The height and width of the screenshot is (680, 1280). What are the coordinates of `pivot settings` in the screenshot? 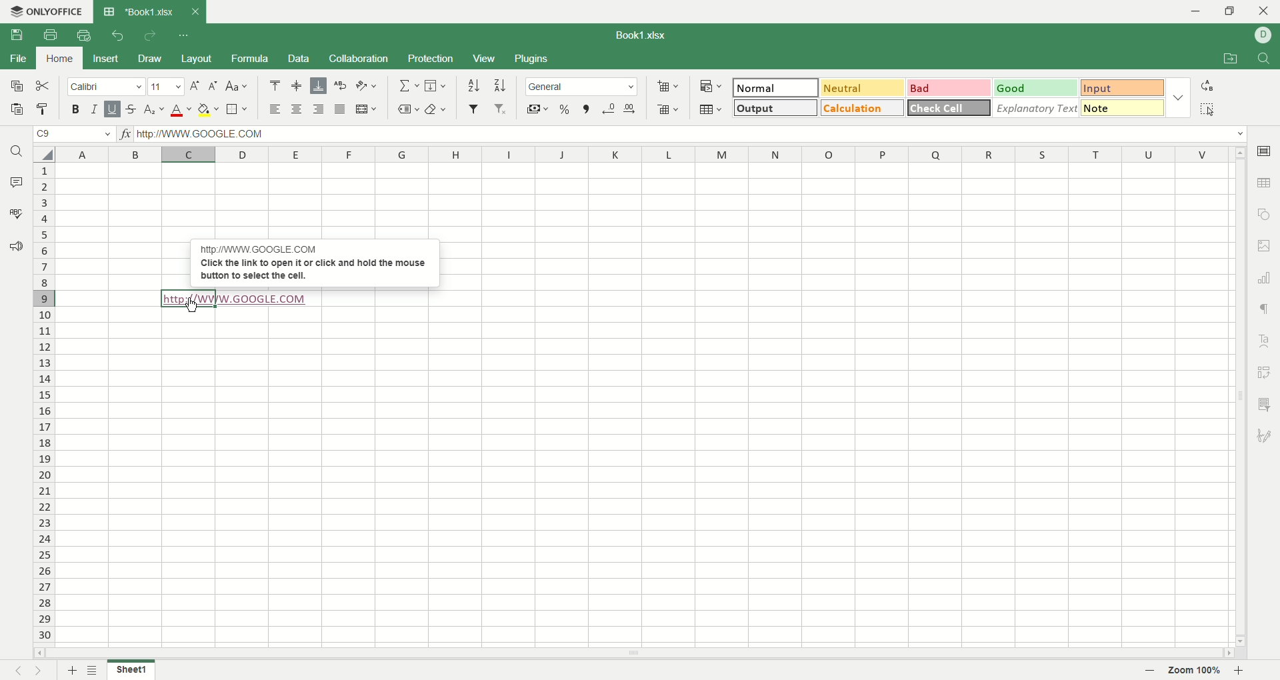 It's located at (1264, 370).